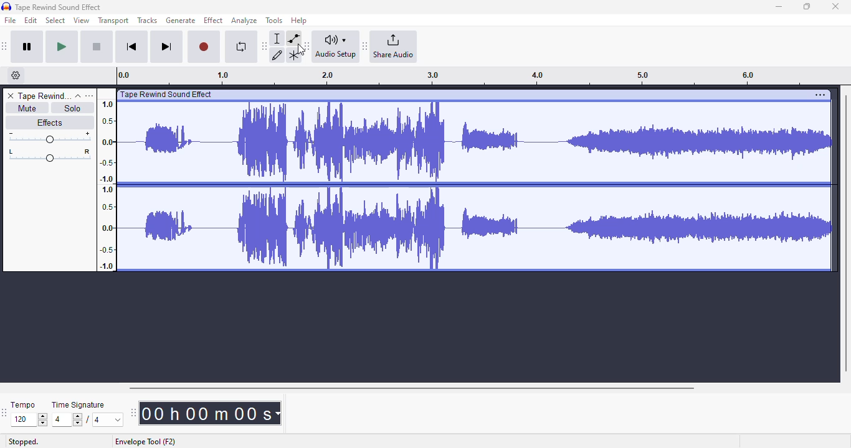 The image size is (851, 448). Describe the element at coordinates (11, 96) in the screenshot. I see `delete track` at that location.